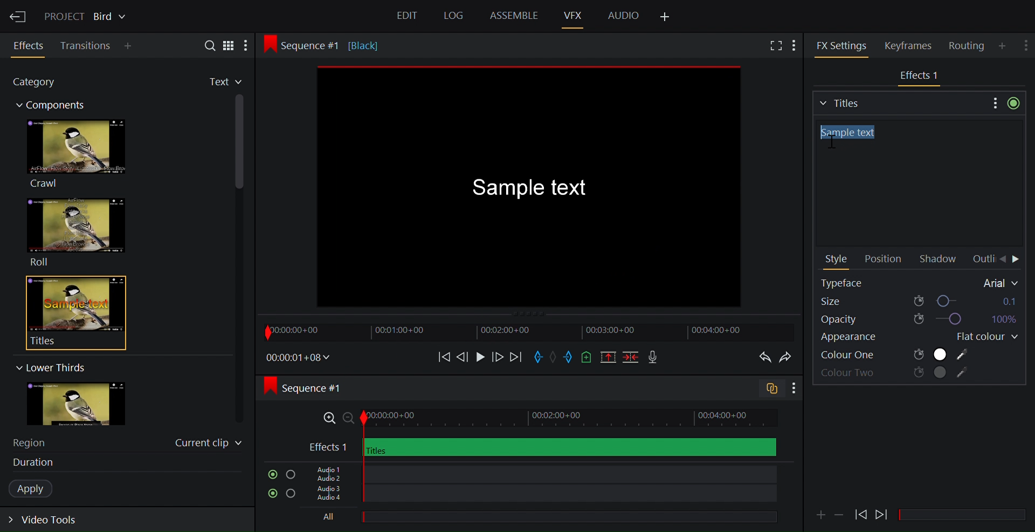  I want to click on All, so click(536, 518).